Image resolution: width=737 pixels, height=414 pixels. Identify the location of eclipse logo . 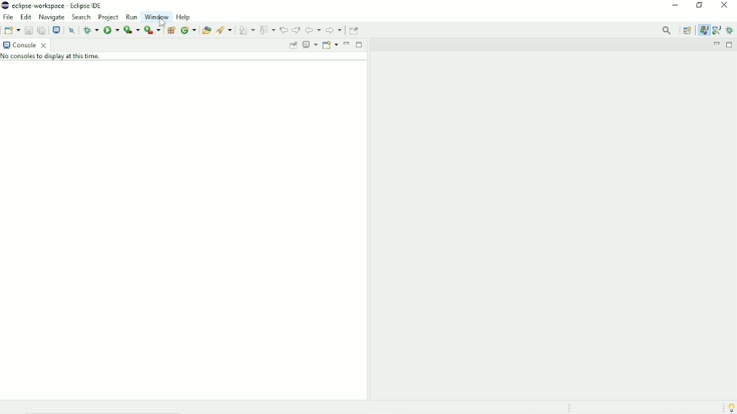
(5, 5).